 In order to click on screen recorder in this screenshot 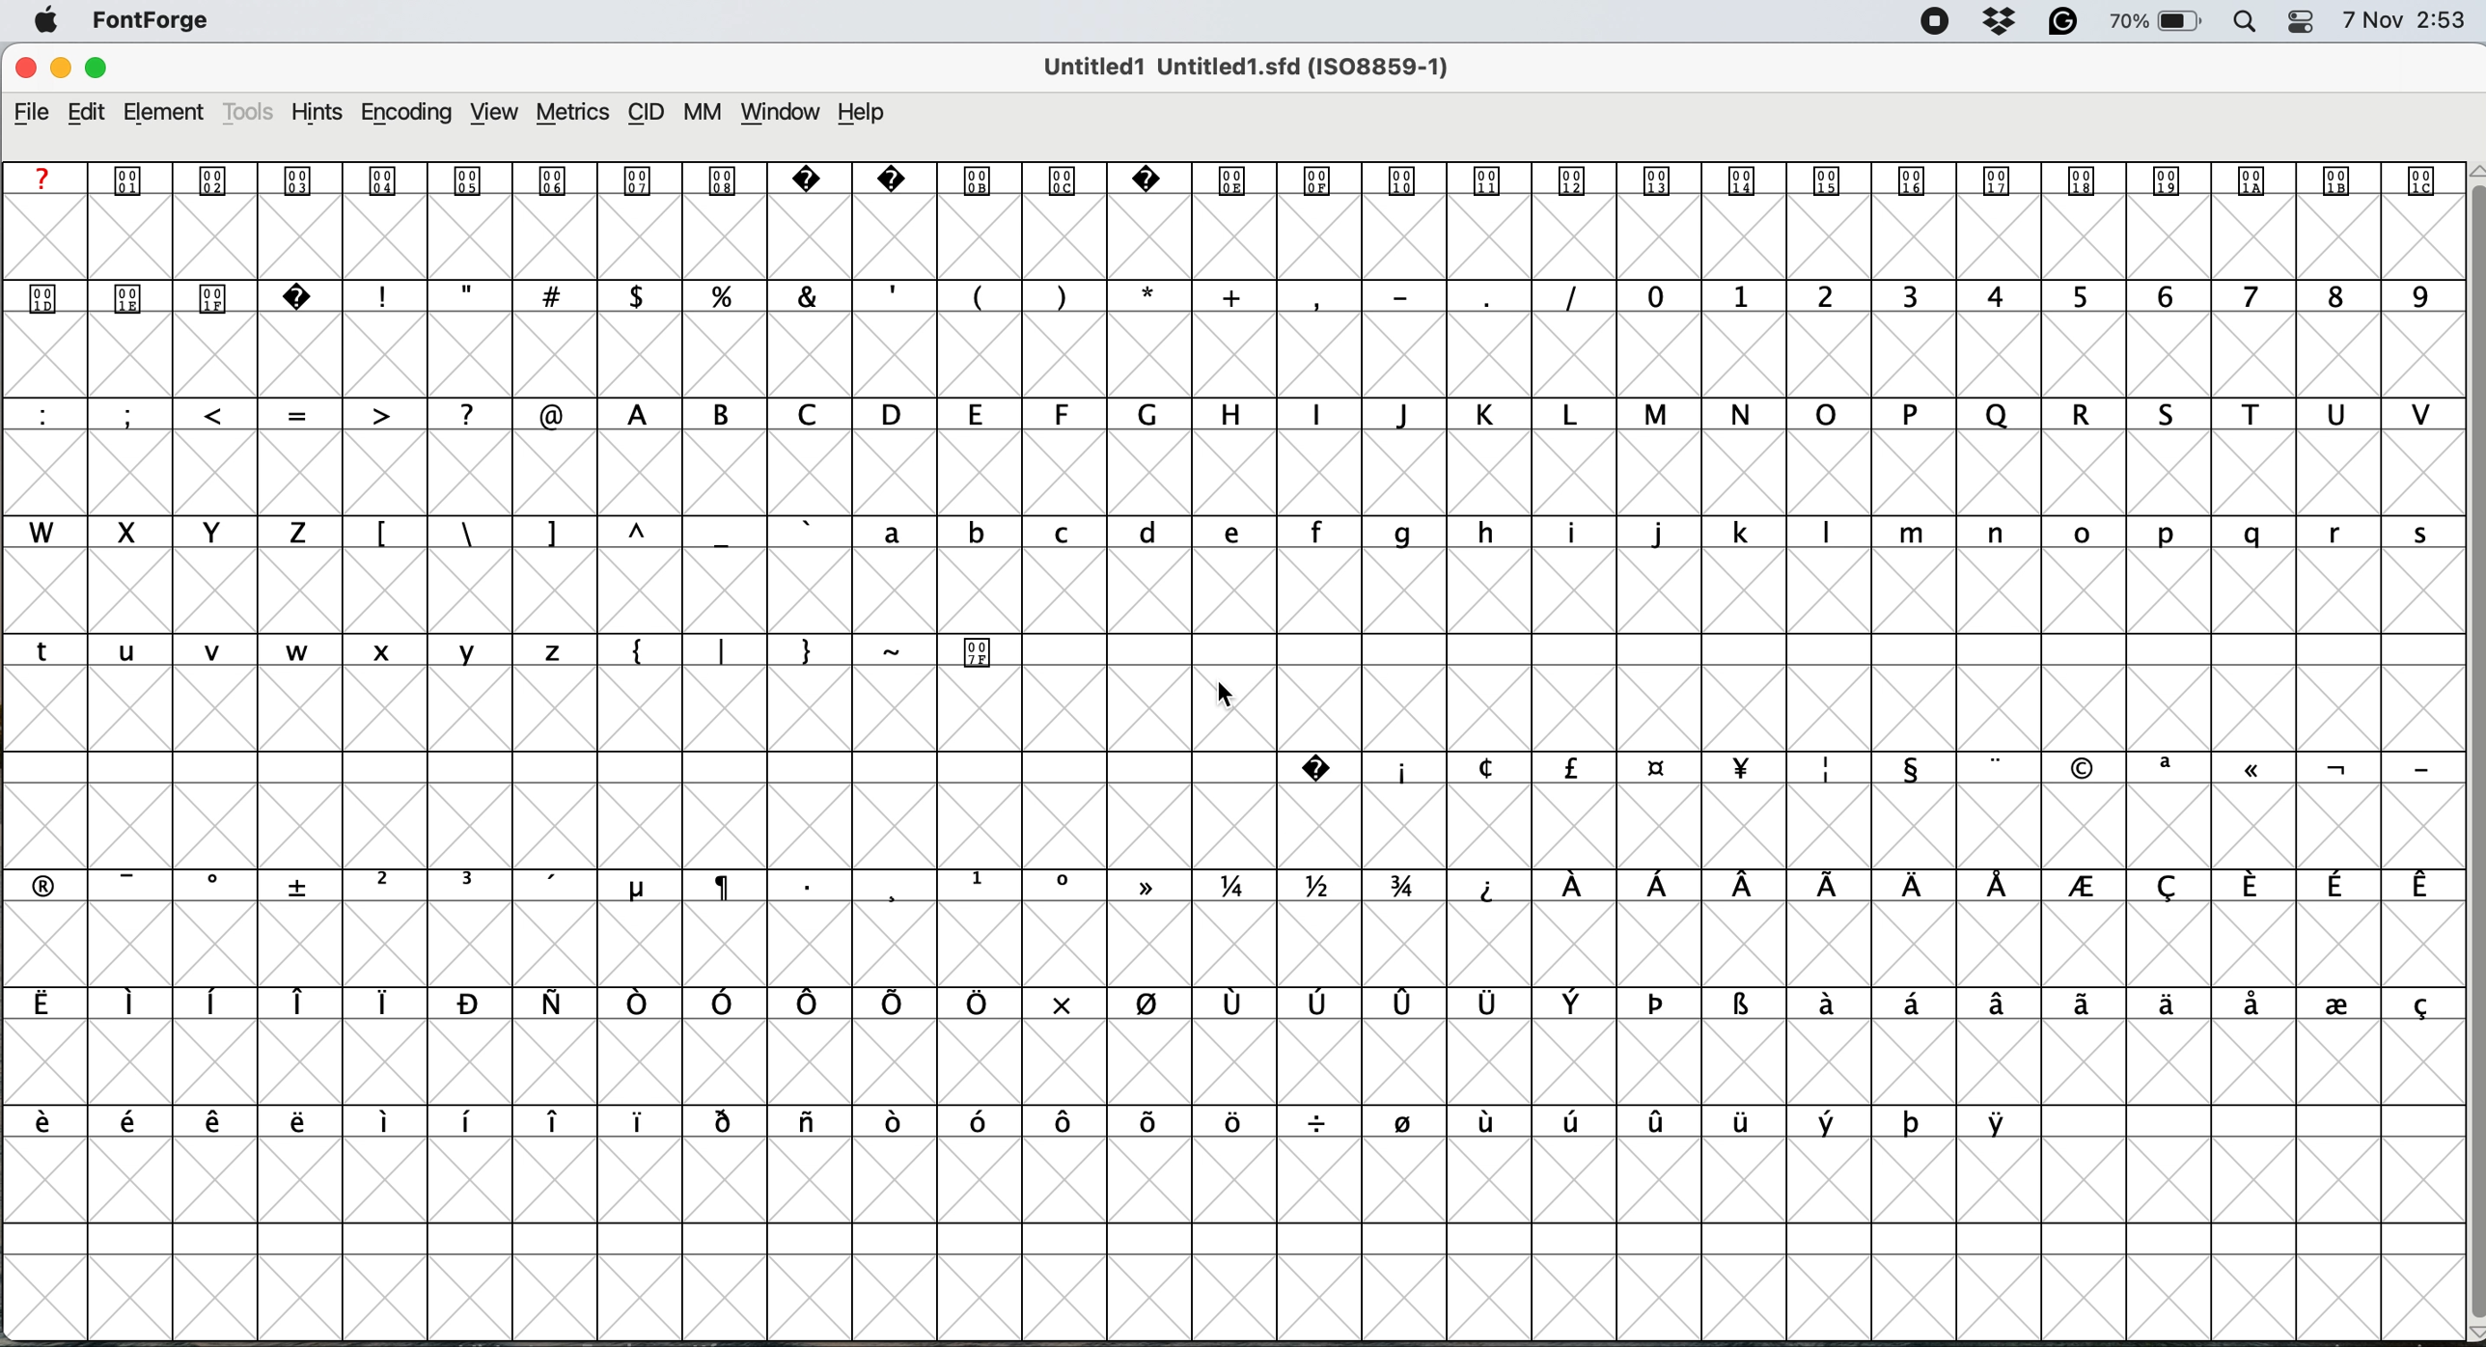, I will do `click(1934, 24)`.